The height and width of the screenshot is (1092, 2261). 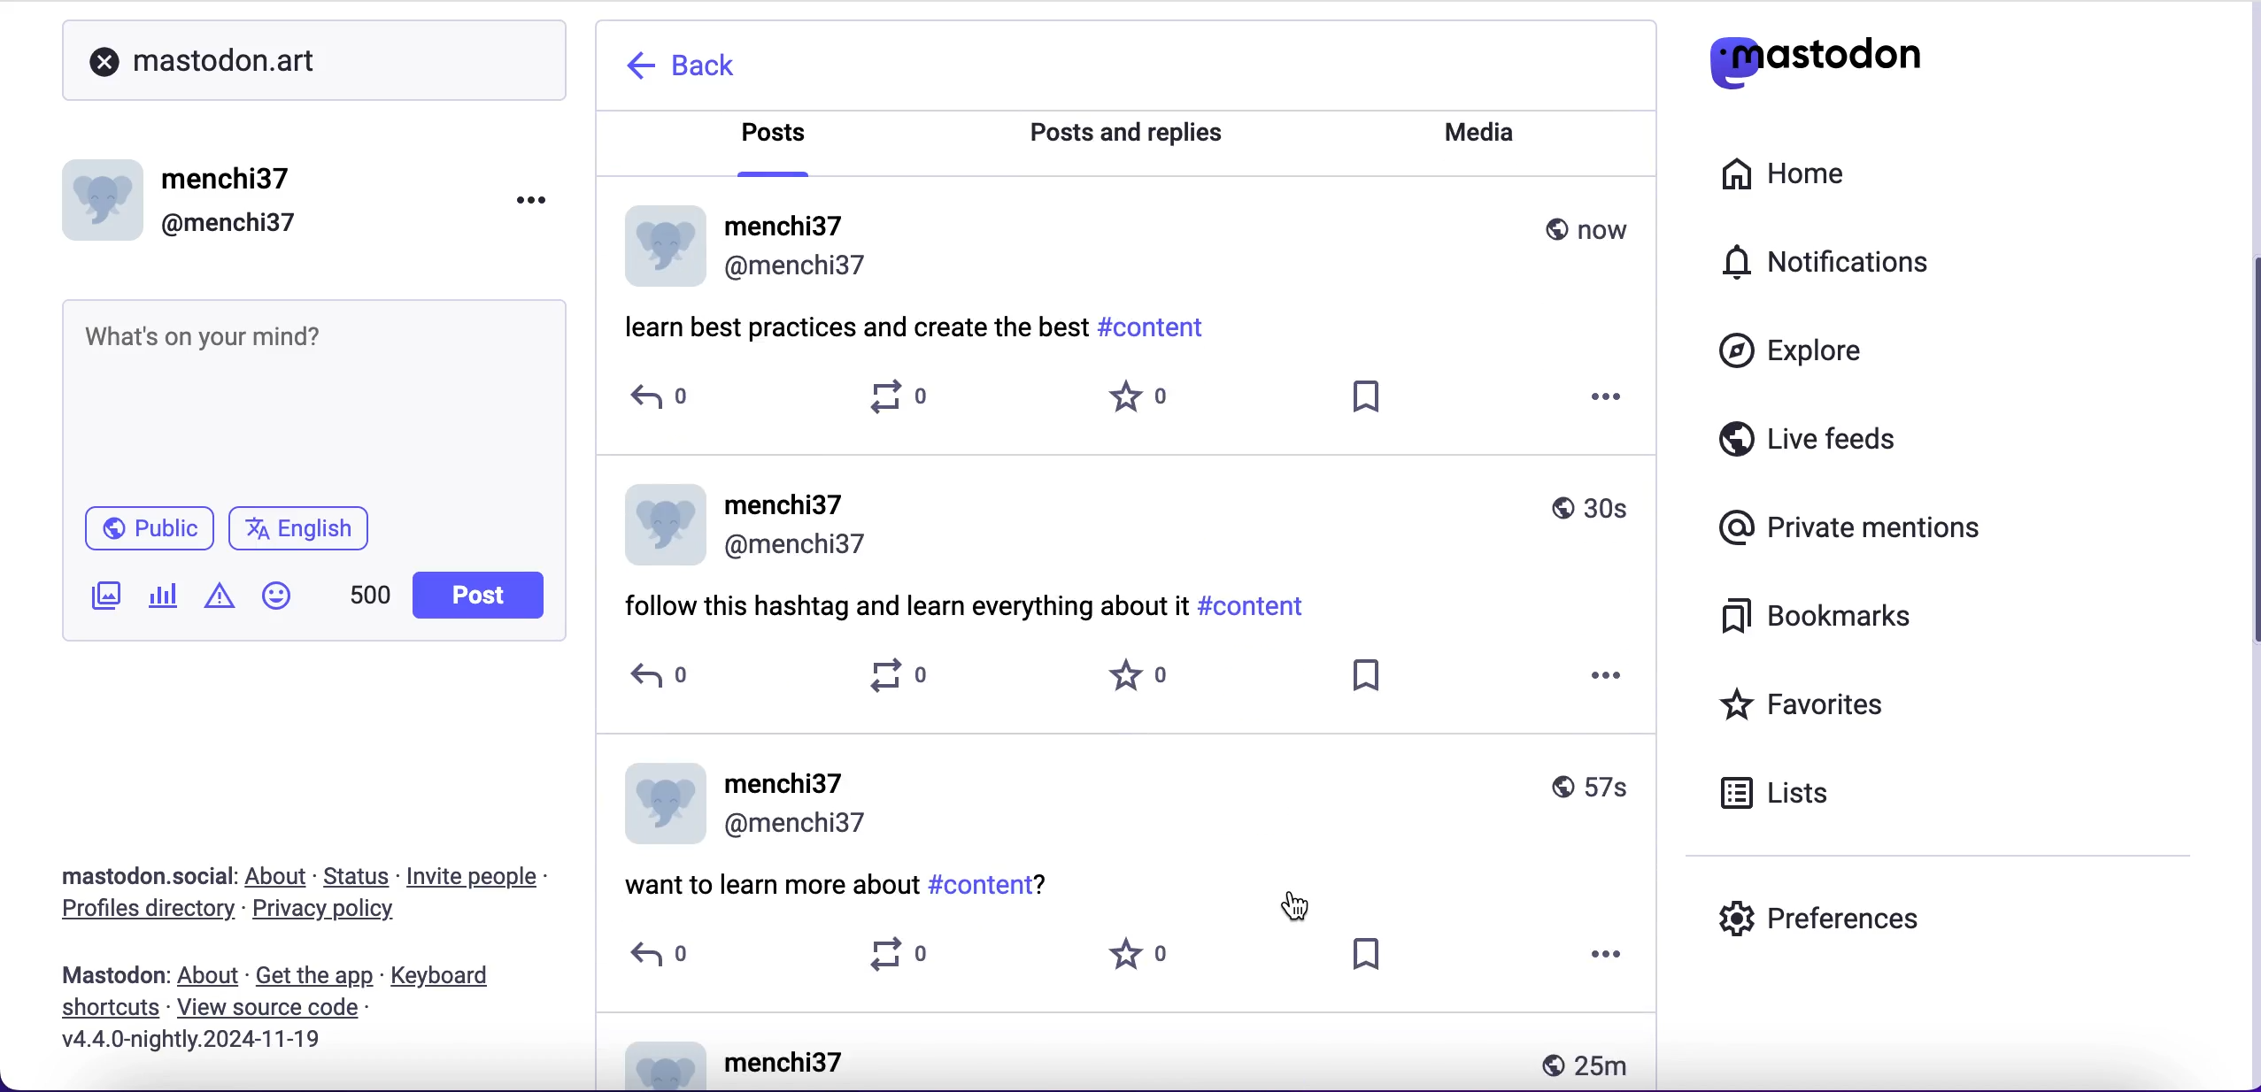 What do you see at coordinates (301, 529) in the screenshot?
I see `english` at bounding box center [301, 529].